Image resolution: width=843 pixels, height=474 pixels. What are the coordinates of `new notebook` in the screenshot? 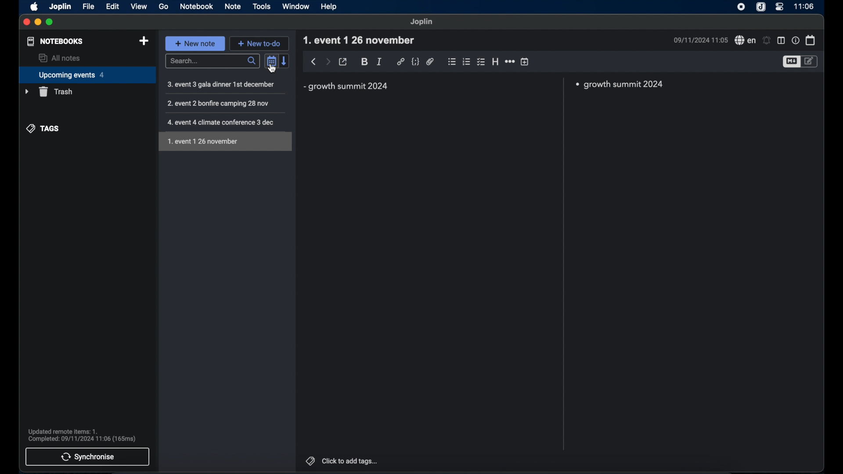 It's located at (144, 42).